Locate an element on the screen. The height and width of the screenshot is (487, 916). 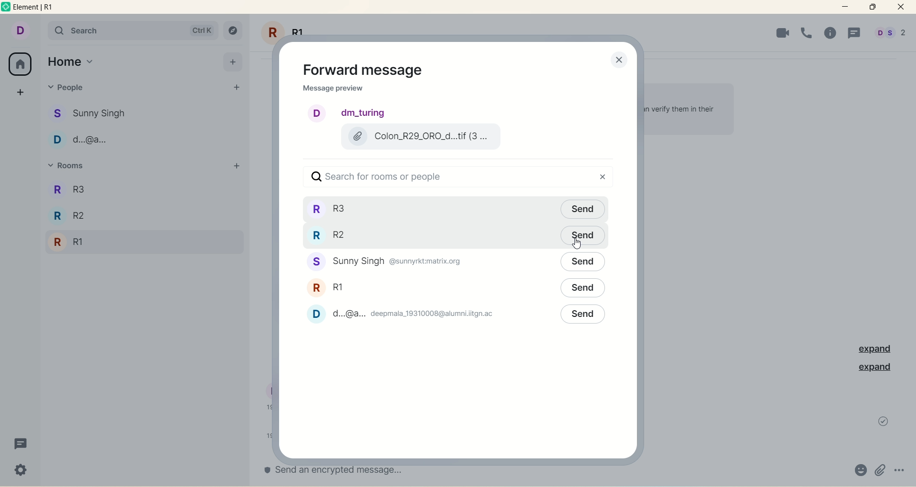
minimize is located at coordinates (846, 6).